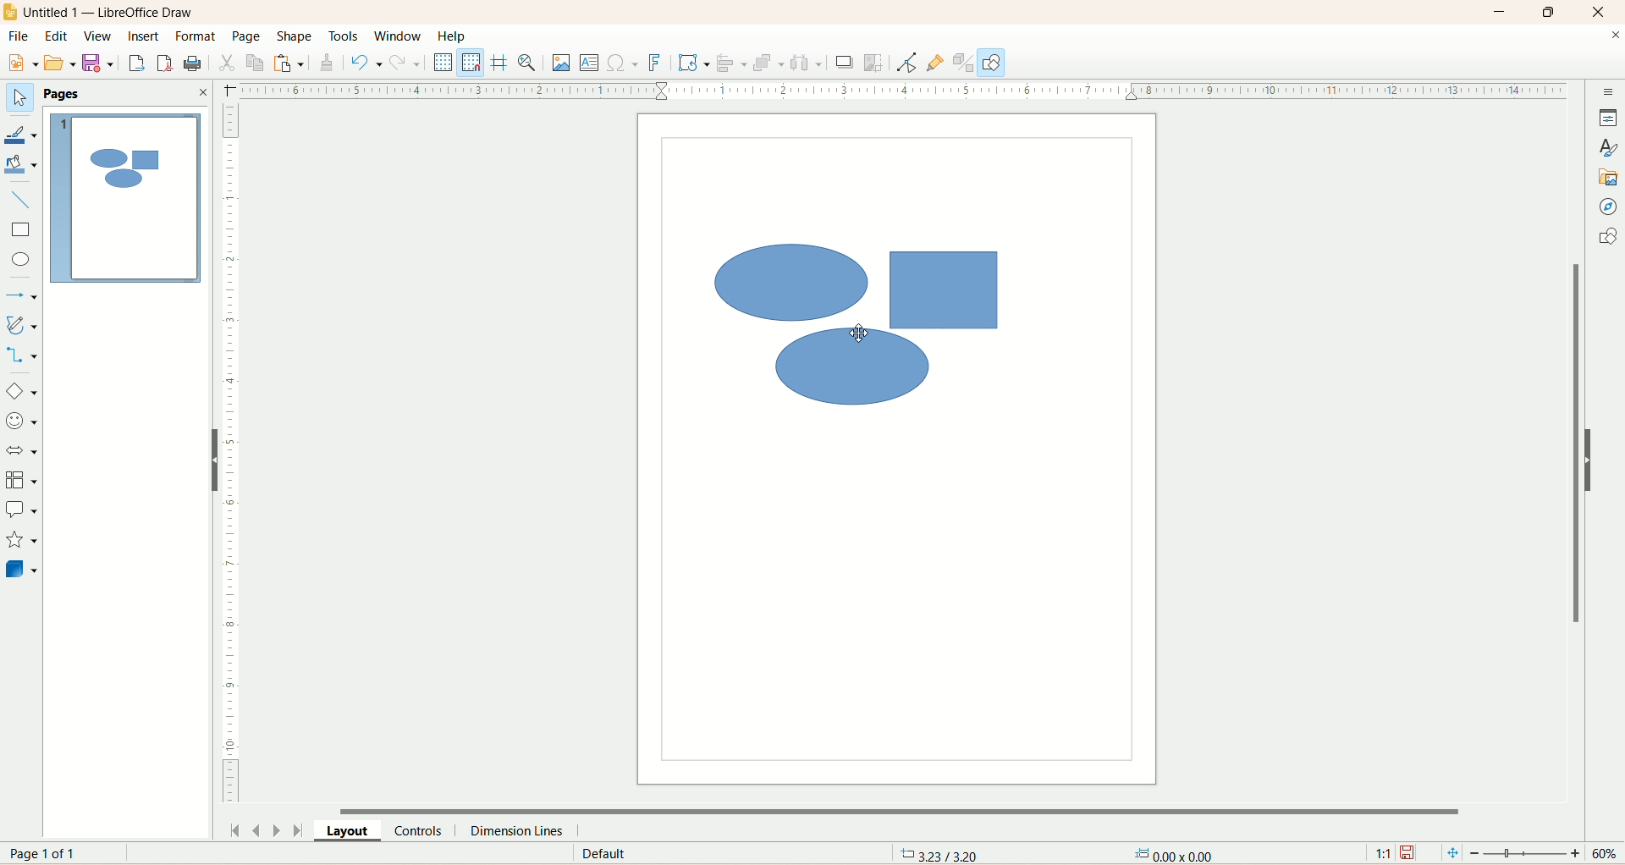  I want to click on lines and arrows, so click(25, 297).